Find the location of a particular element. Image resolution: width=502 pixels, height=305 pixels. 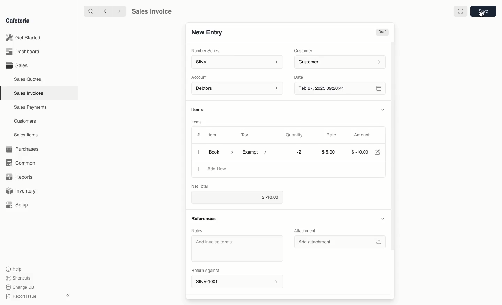

Help is located at coordinates (14, 268).